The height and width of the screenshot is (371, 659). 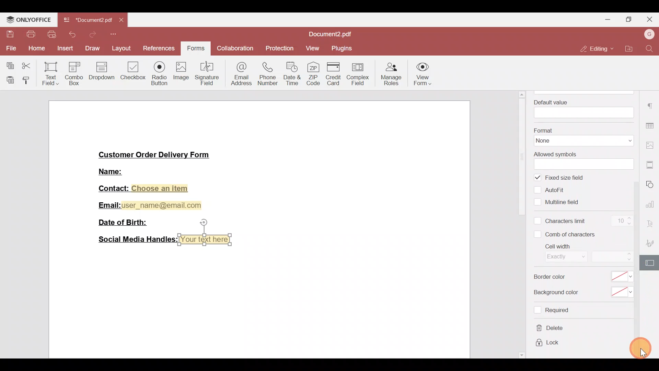 What do you see at coordinates (559, 201) in the screenshot?
I see `Multiline field` at bounding box center [559, 201].